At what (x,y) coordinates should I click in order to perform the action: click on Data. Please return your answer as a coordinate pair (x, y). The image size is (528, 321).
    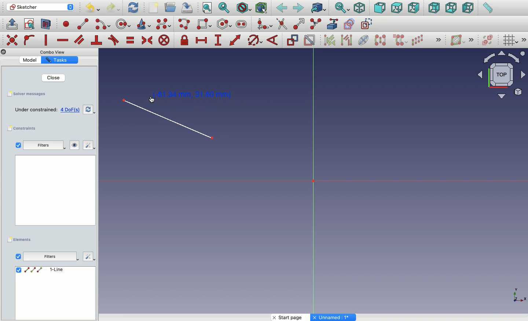
    Looking at the image, I should click on (55, 293).